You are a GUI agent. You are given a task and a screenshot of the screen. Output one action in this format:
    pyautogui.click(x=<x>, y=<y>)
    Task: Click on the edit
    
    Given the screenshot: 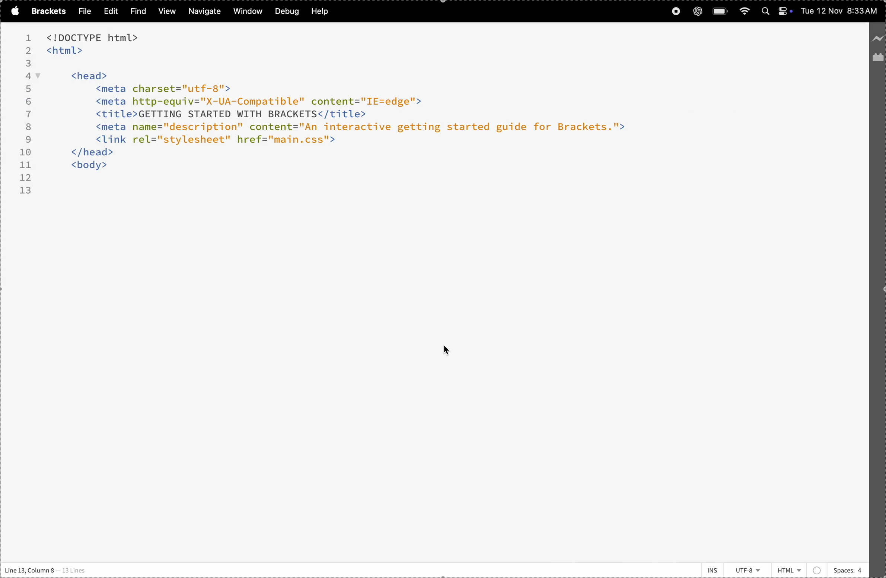 What is the action you would take?
    pyautogui.click(x=108, y=11)
    